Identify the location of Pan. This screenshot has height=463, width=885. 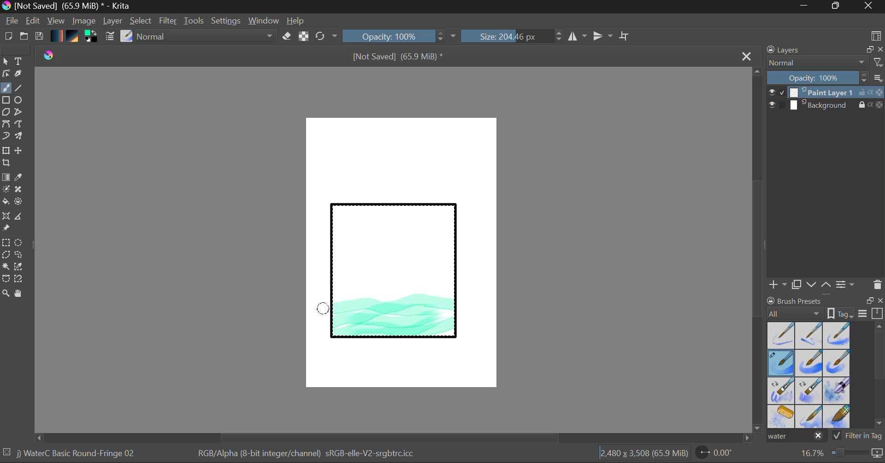
(22, 295).